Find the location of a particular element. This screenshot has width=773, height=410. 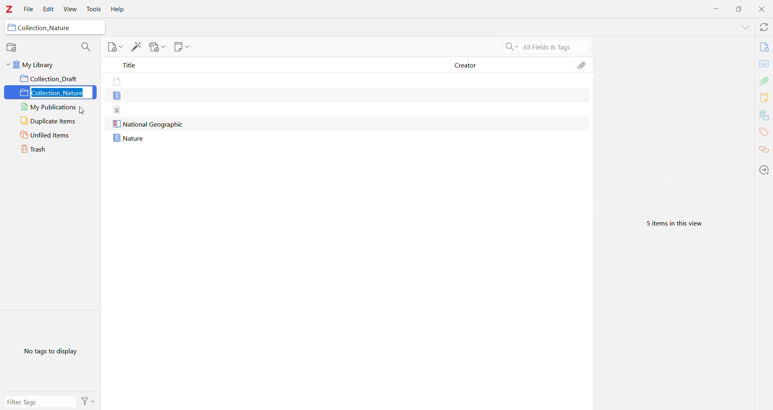

View is located at coordinates (71, 9).